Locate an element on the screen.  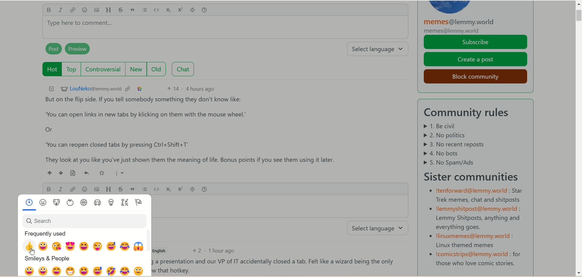
upvote is located at coordinates (50, 173).